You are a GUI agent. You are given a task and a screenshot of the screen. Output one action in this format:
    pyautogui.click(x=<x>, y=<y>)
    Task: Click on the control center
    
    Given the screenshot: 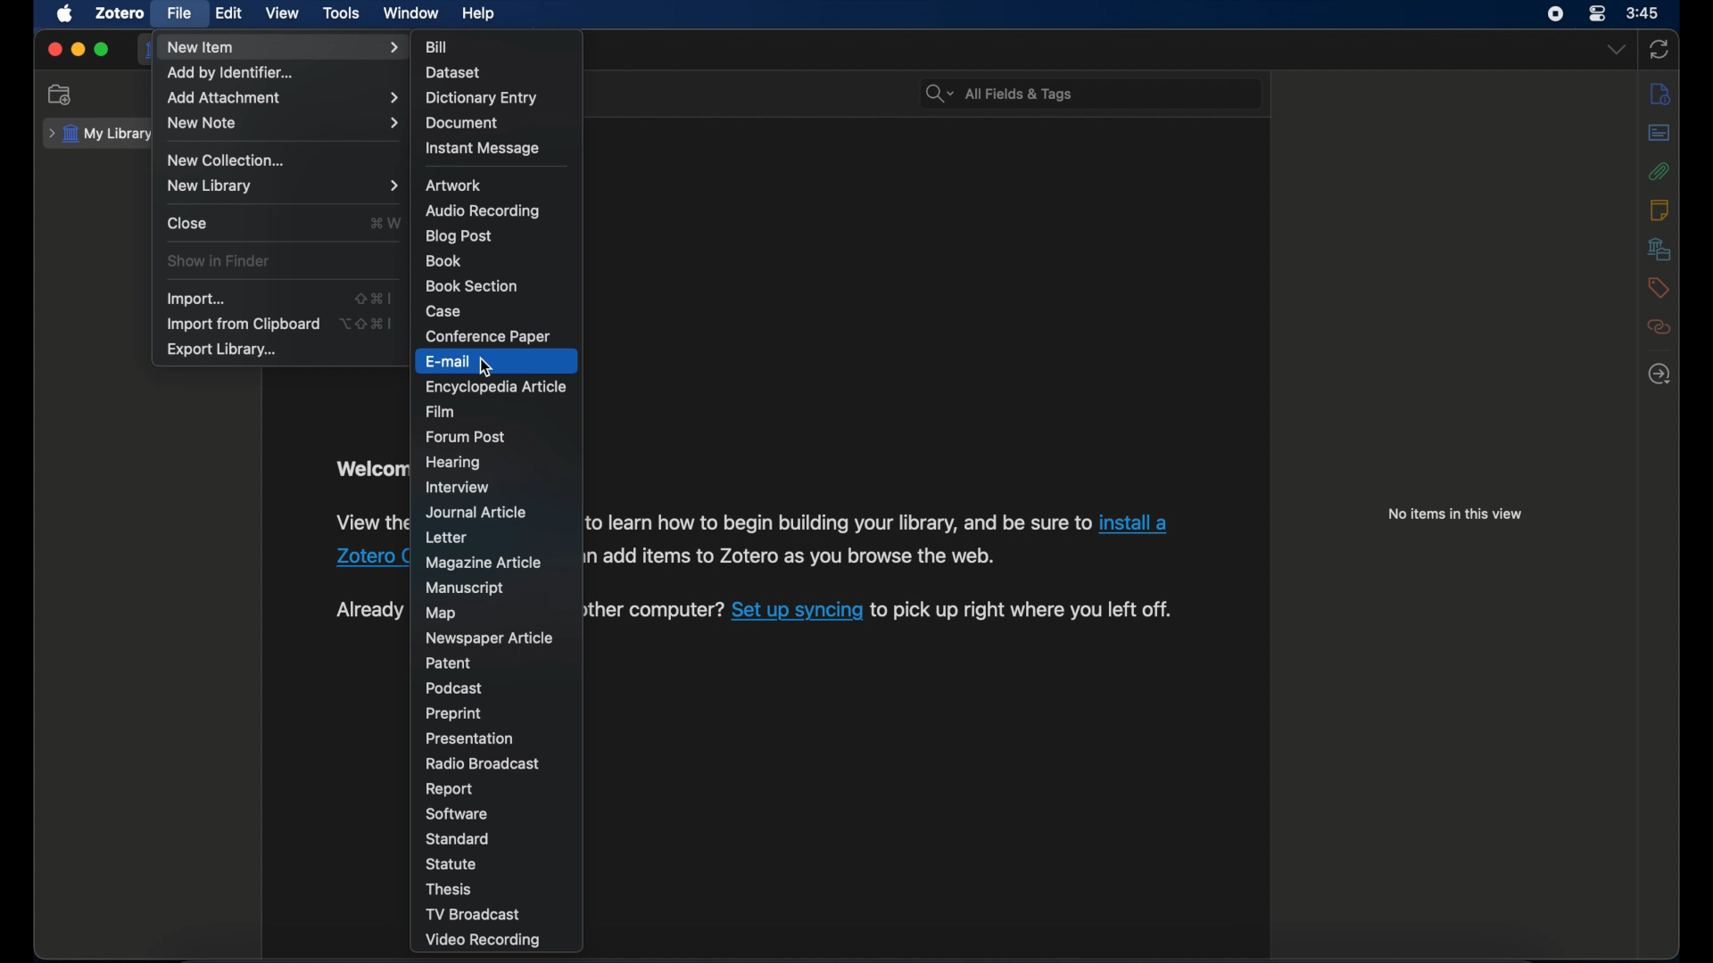 What is the action you would take?
    pyautogui.click(x=1597, y=14)
    